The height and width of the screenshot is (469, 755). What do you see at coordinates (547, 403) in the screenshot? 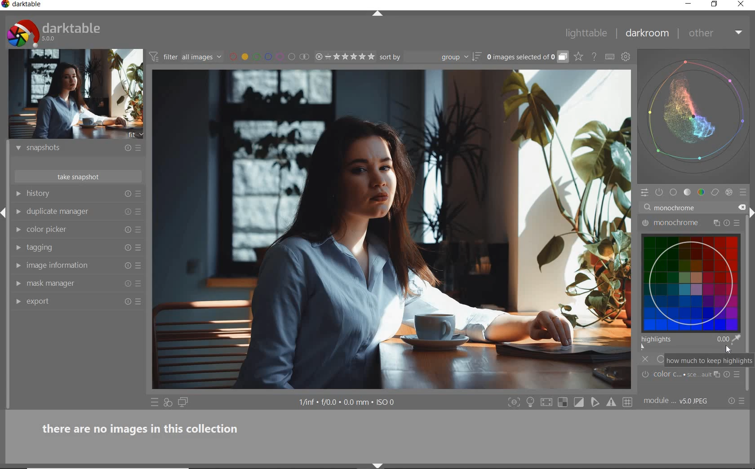
I see `toggle high quality processing` at bounding box center [547, 403].